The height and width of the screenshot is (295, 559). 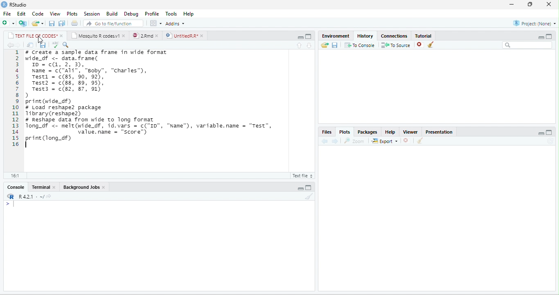 I want to click on logo, so click(x=5, y=4).